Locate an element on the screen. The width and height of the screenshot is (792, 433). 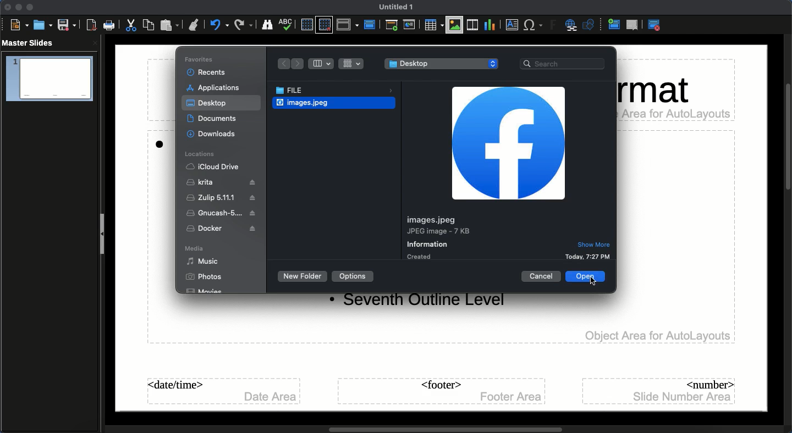
First slide is located at coordinates (393, 25).